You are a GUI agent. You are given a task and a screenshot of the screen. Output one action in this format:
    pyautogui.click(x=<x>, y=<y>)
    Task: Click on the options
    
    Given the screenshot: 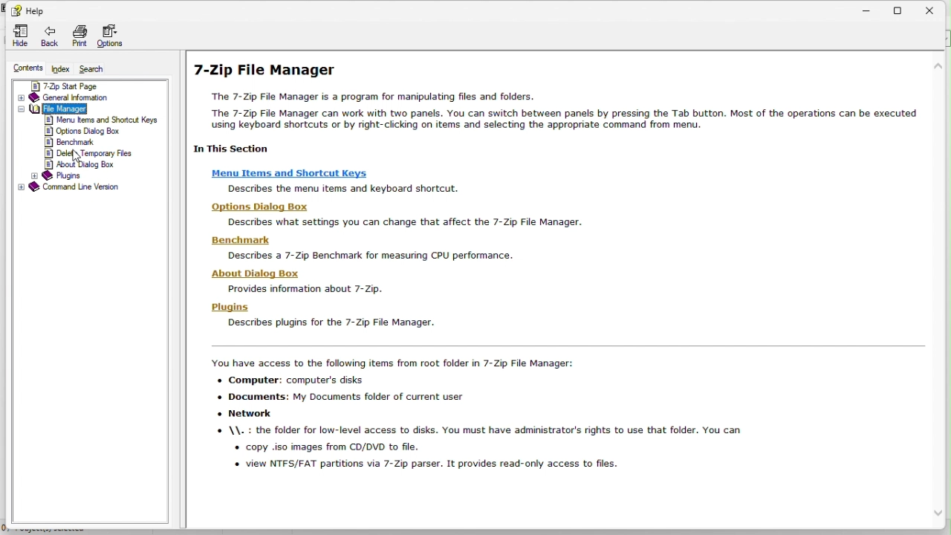 What is the action you would take?
    pyautogui.click(x=115, y=38)
    